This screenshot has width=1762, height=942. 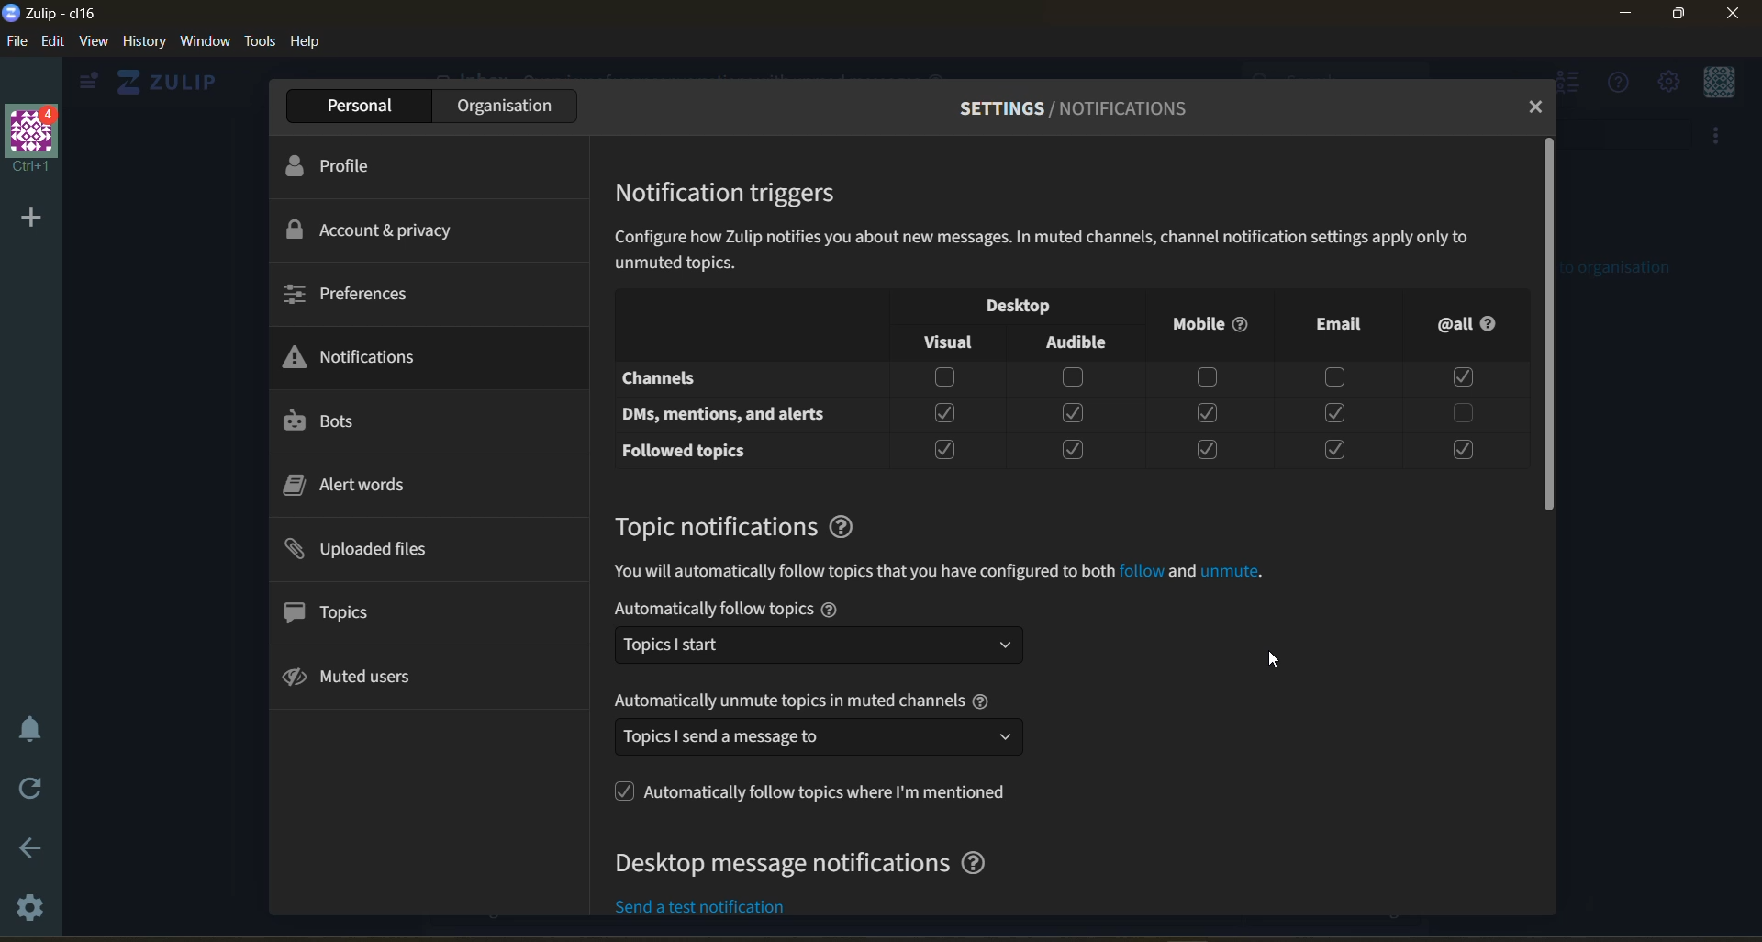 What do you see at coordinates (31, 914) in the screenshot?
I see `settings` at bounding box center [31, 914].